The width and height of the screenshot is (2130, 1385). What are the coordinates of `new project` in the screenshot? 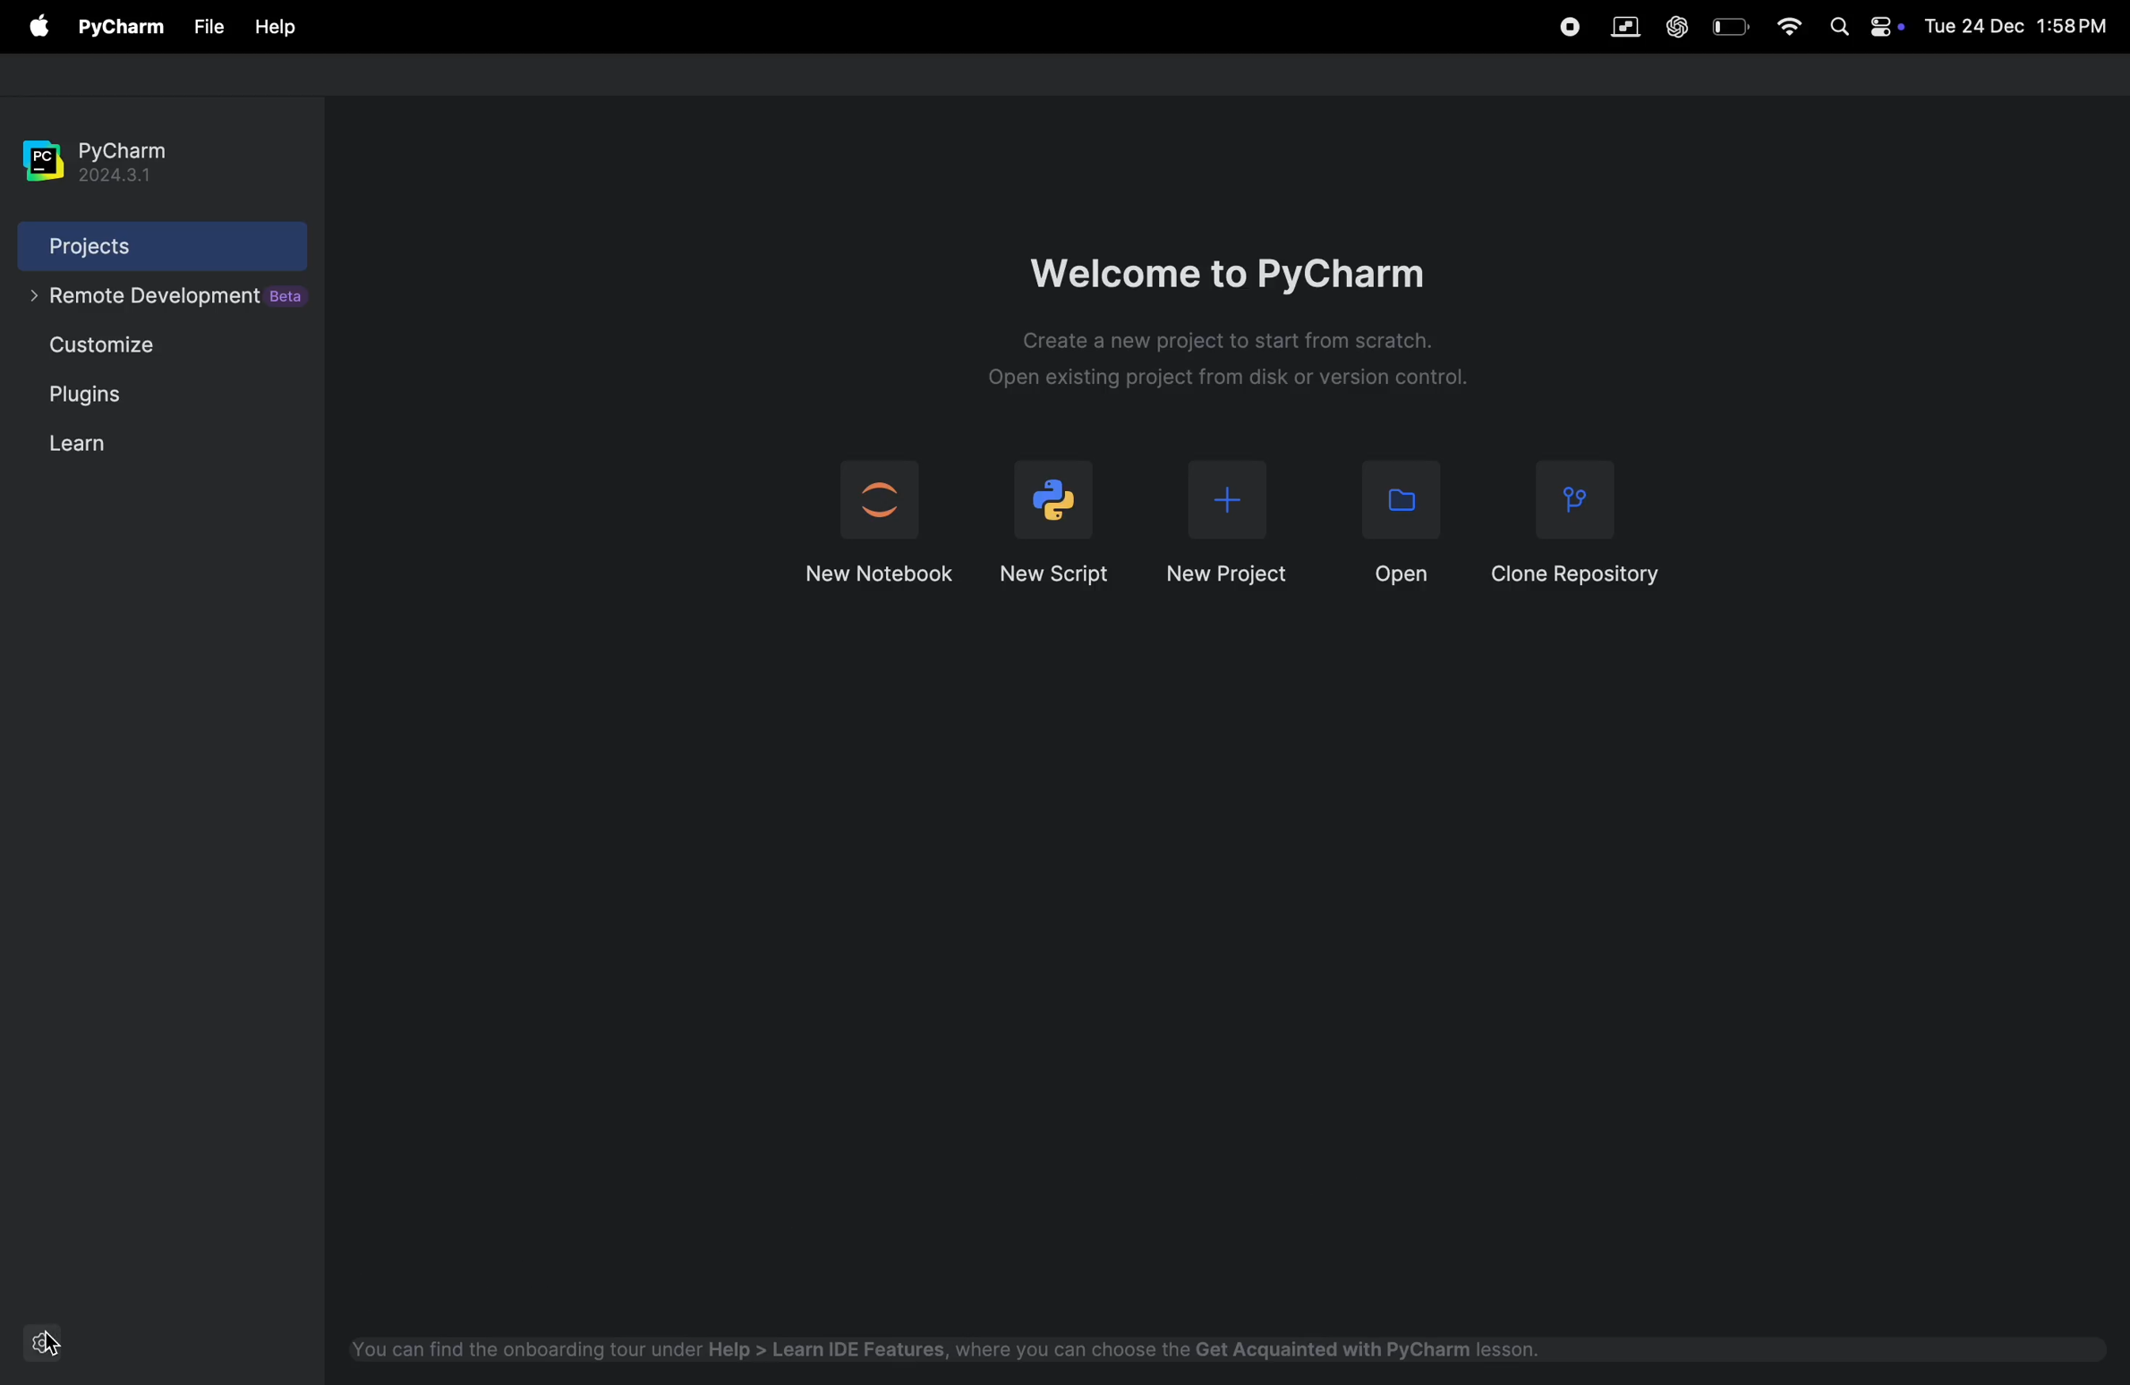 It's located at (1059, 519).